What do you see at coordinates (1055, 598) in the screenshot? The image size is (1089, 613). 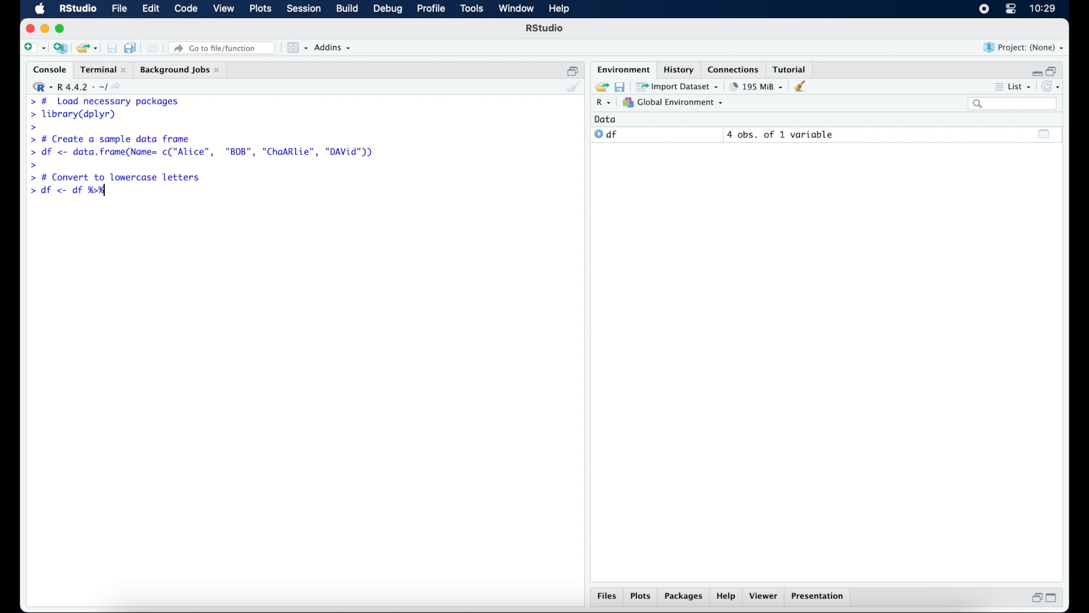 I see `maximize` at bounding box center [1055, 598].